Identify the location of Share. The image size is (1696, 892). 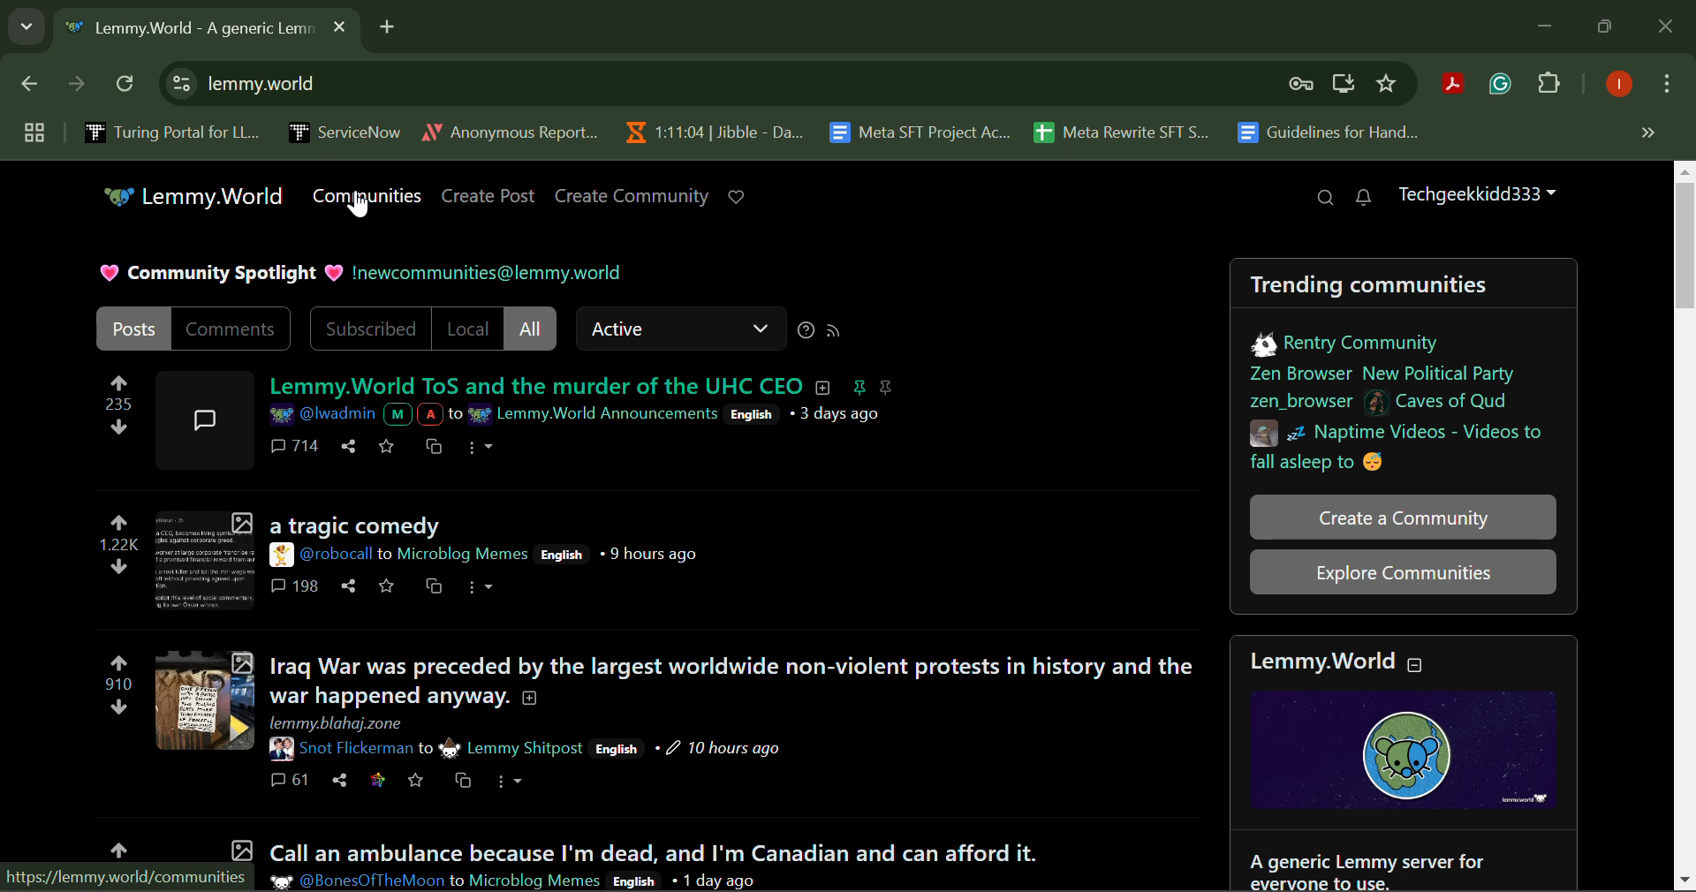
(348, 586).